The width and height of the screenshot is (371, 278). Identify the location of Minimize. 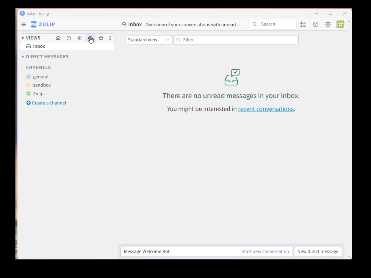
(314, 14).